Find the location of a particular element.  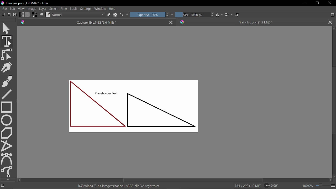

Calligraphy is located at coordinates (7, 67).